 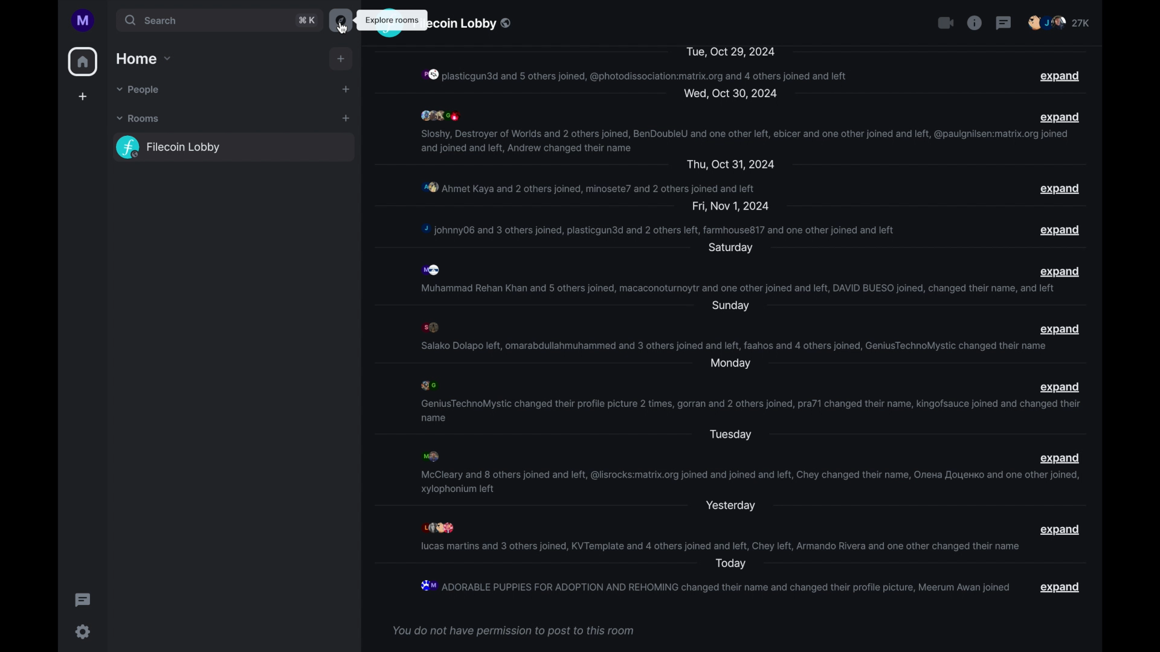 I want to click on search shortcut, so click(x=306, y=21).